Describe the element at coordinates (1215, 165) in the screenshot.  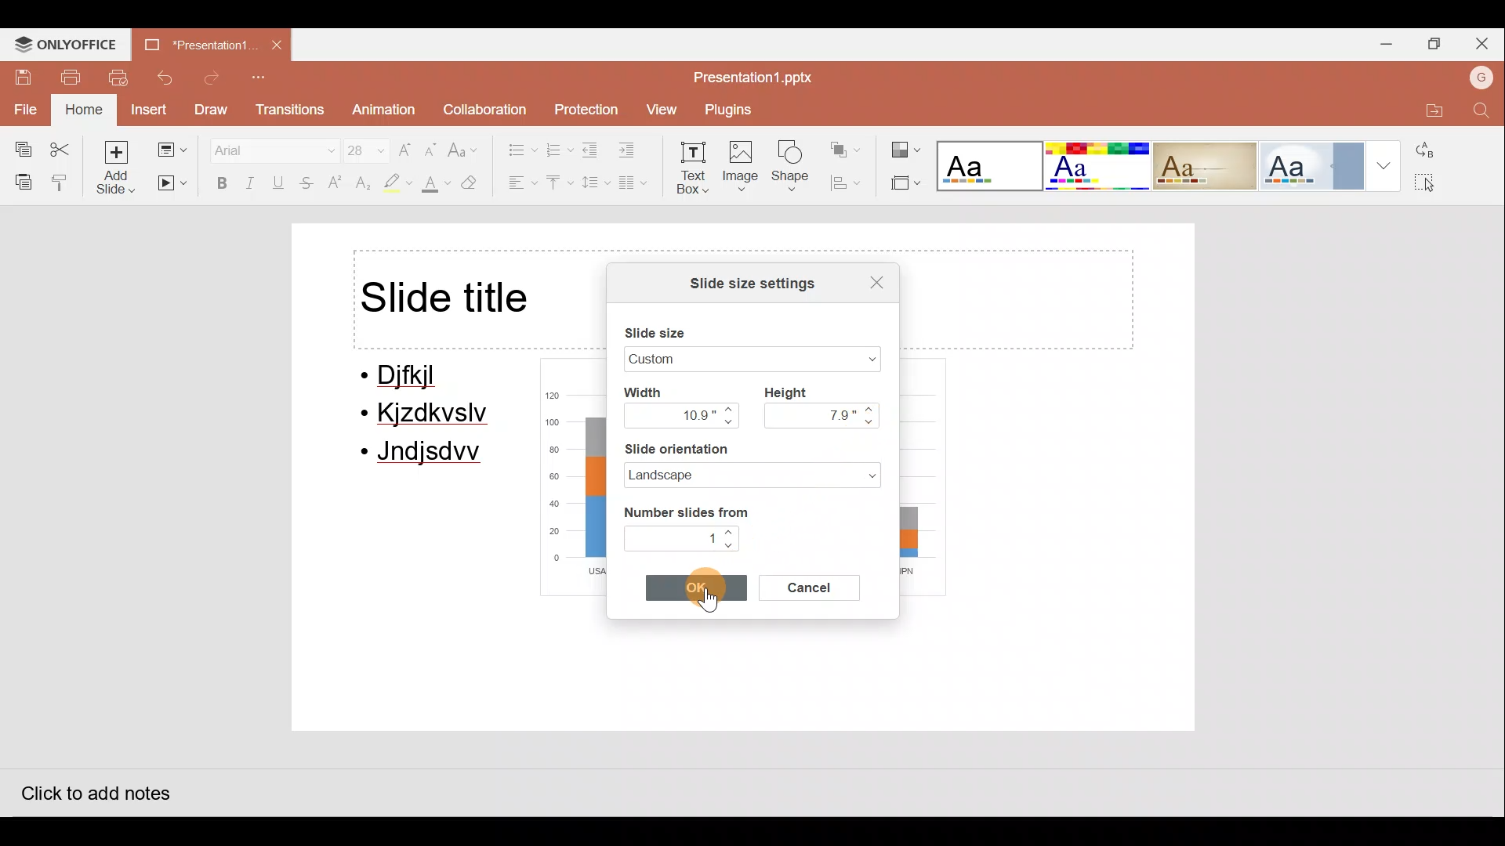
I see `Theme 3` at that location.